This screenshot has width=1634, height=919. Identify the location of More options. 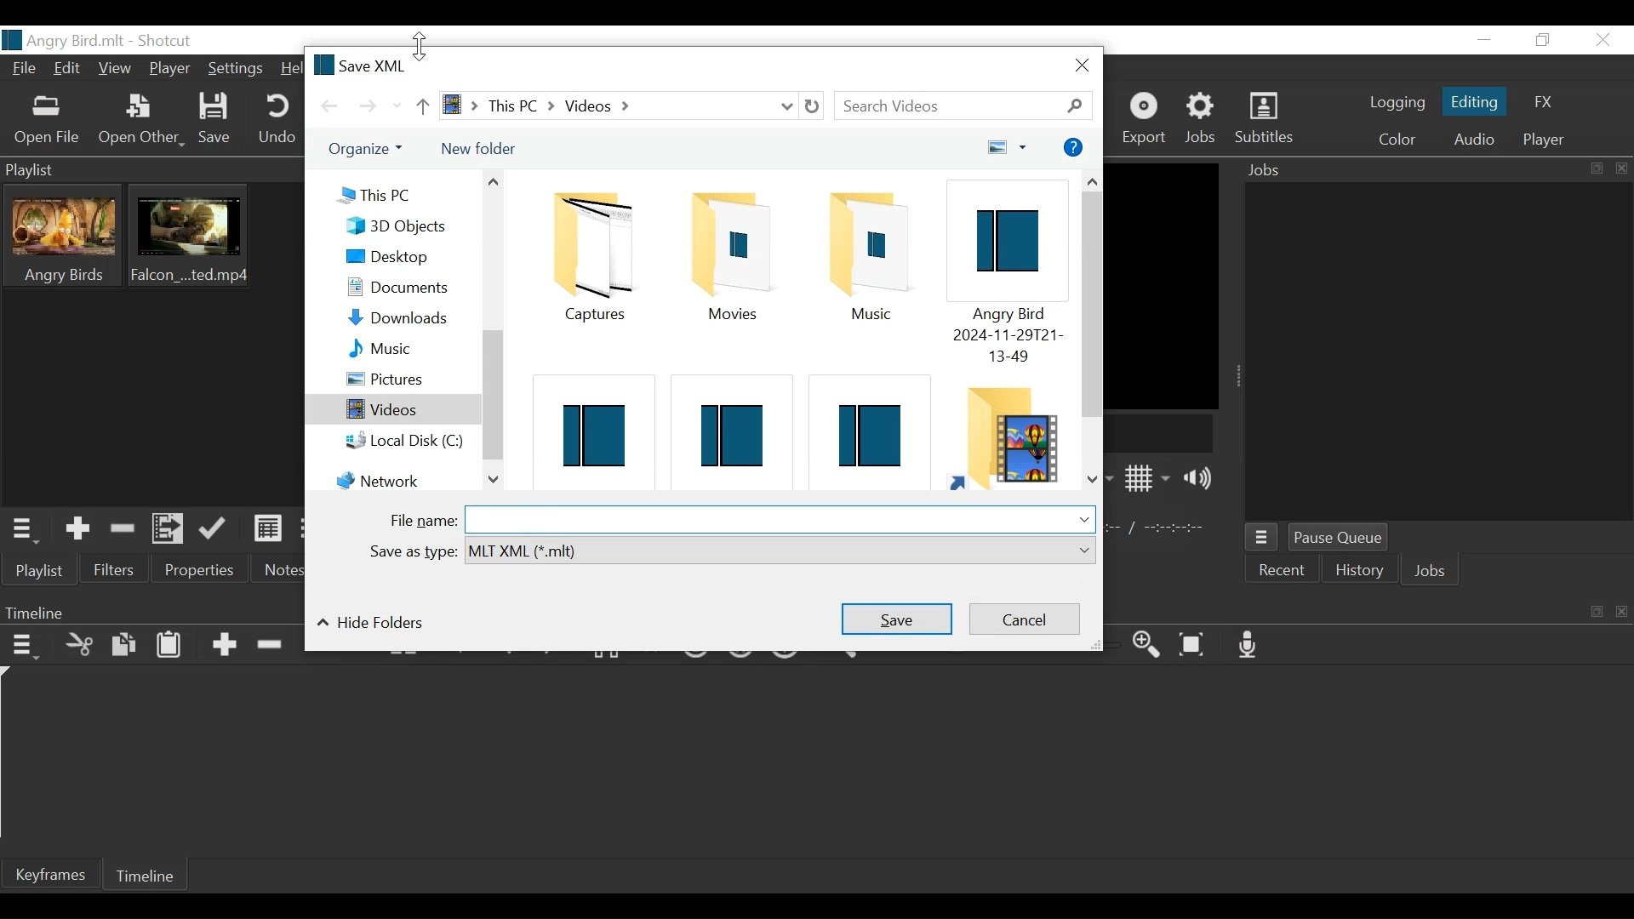
(1076, 146).